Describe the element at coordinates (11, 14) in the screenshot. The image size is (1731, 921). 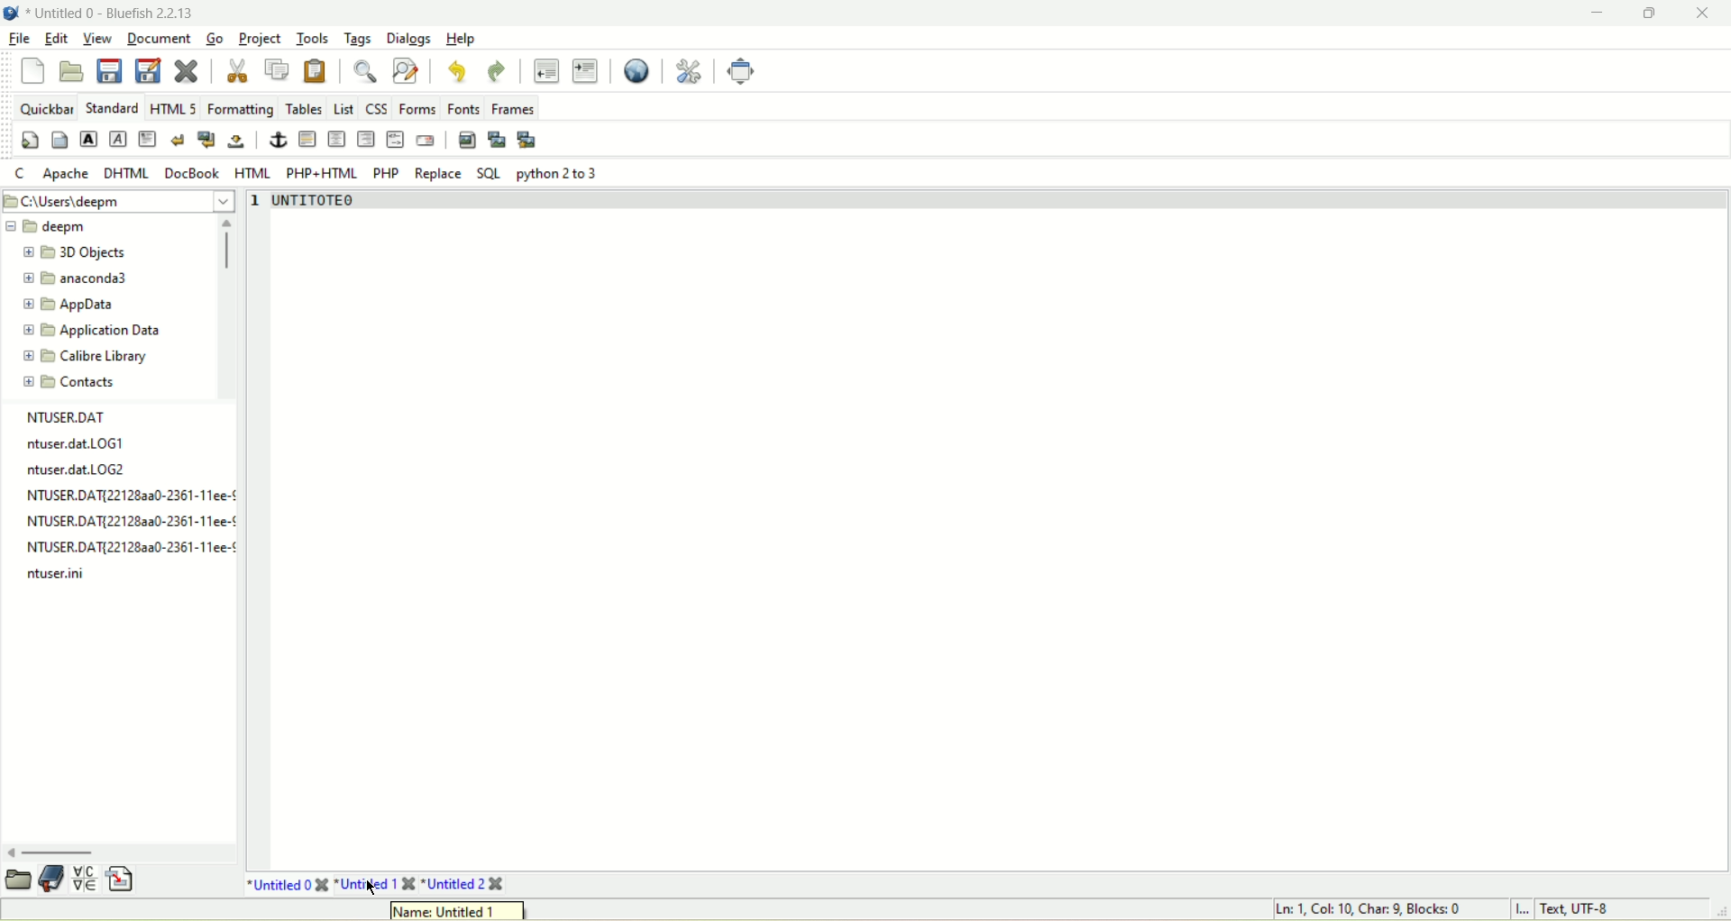
I see `bluefish logo` at that location.